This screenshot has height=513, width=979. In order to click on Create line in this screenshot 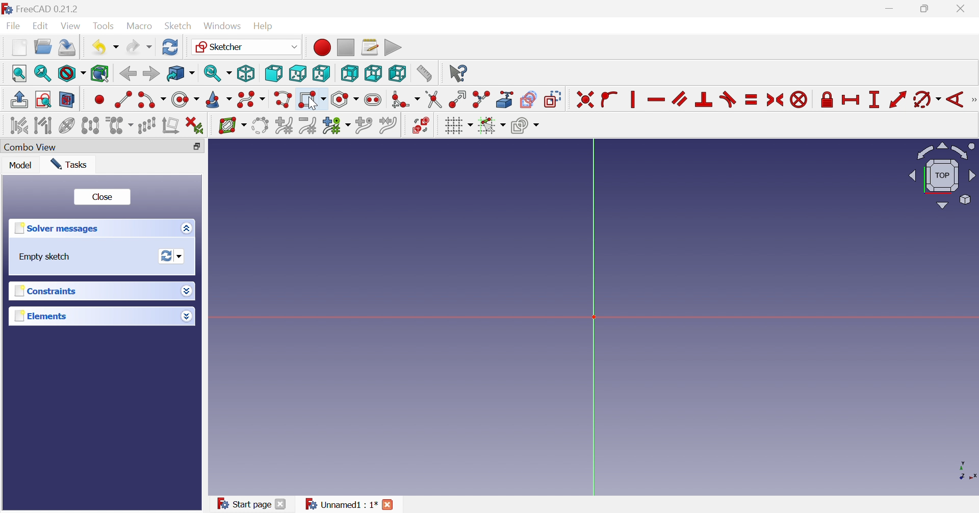, I will do `click(123, 98)`.